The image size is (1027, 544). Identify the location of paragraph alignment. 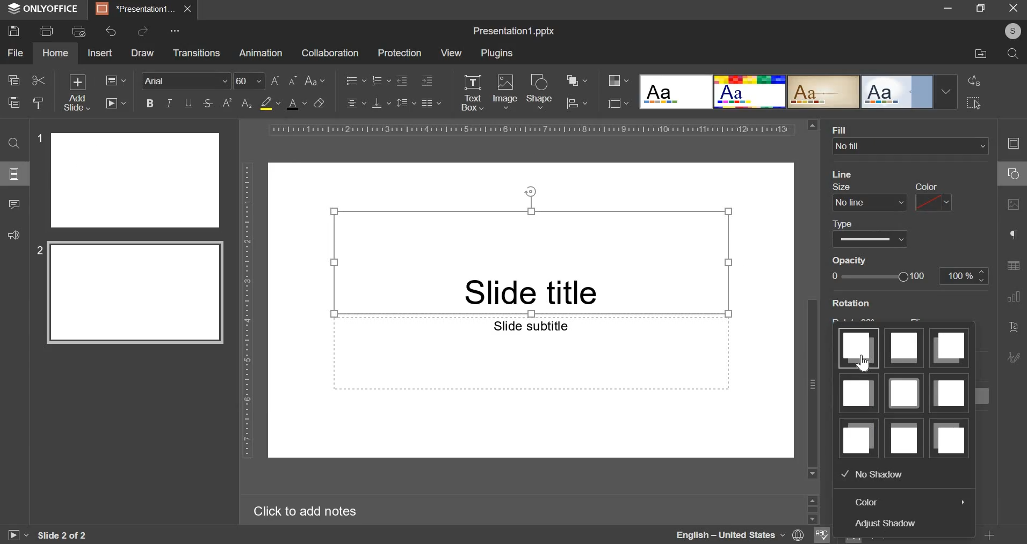
(431, 102).